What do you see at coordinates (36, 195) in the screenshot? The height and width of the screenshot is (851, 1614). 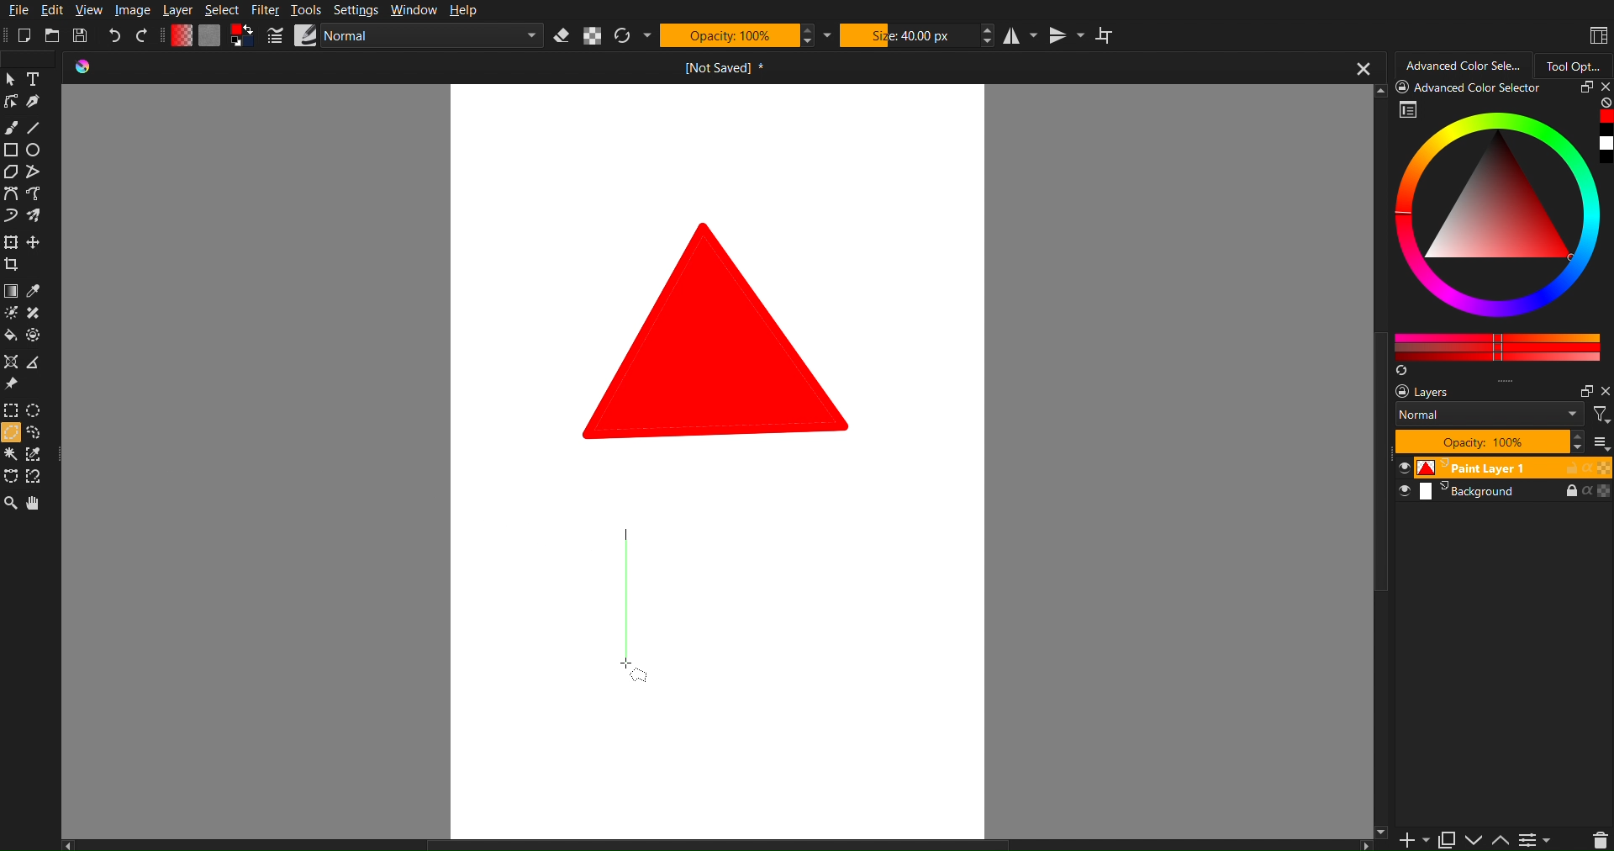 I see `Free shape` at bounding box center [36, 195].